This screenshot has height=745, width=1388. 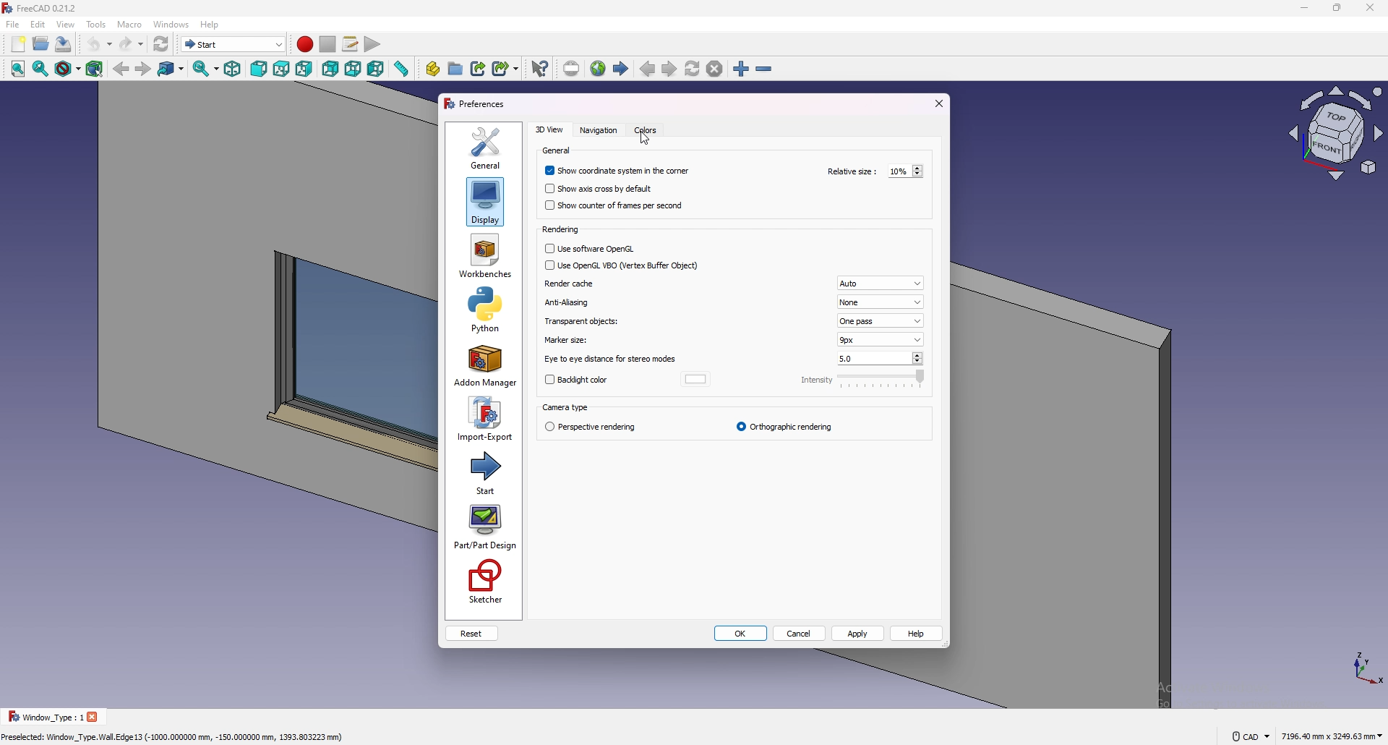 What do you see at coordinates (485, 366) in the screenshot?
I see `add on manager` at bounding box center [485, 366].